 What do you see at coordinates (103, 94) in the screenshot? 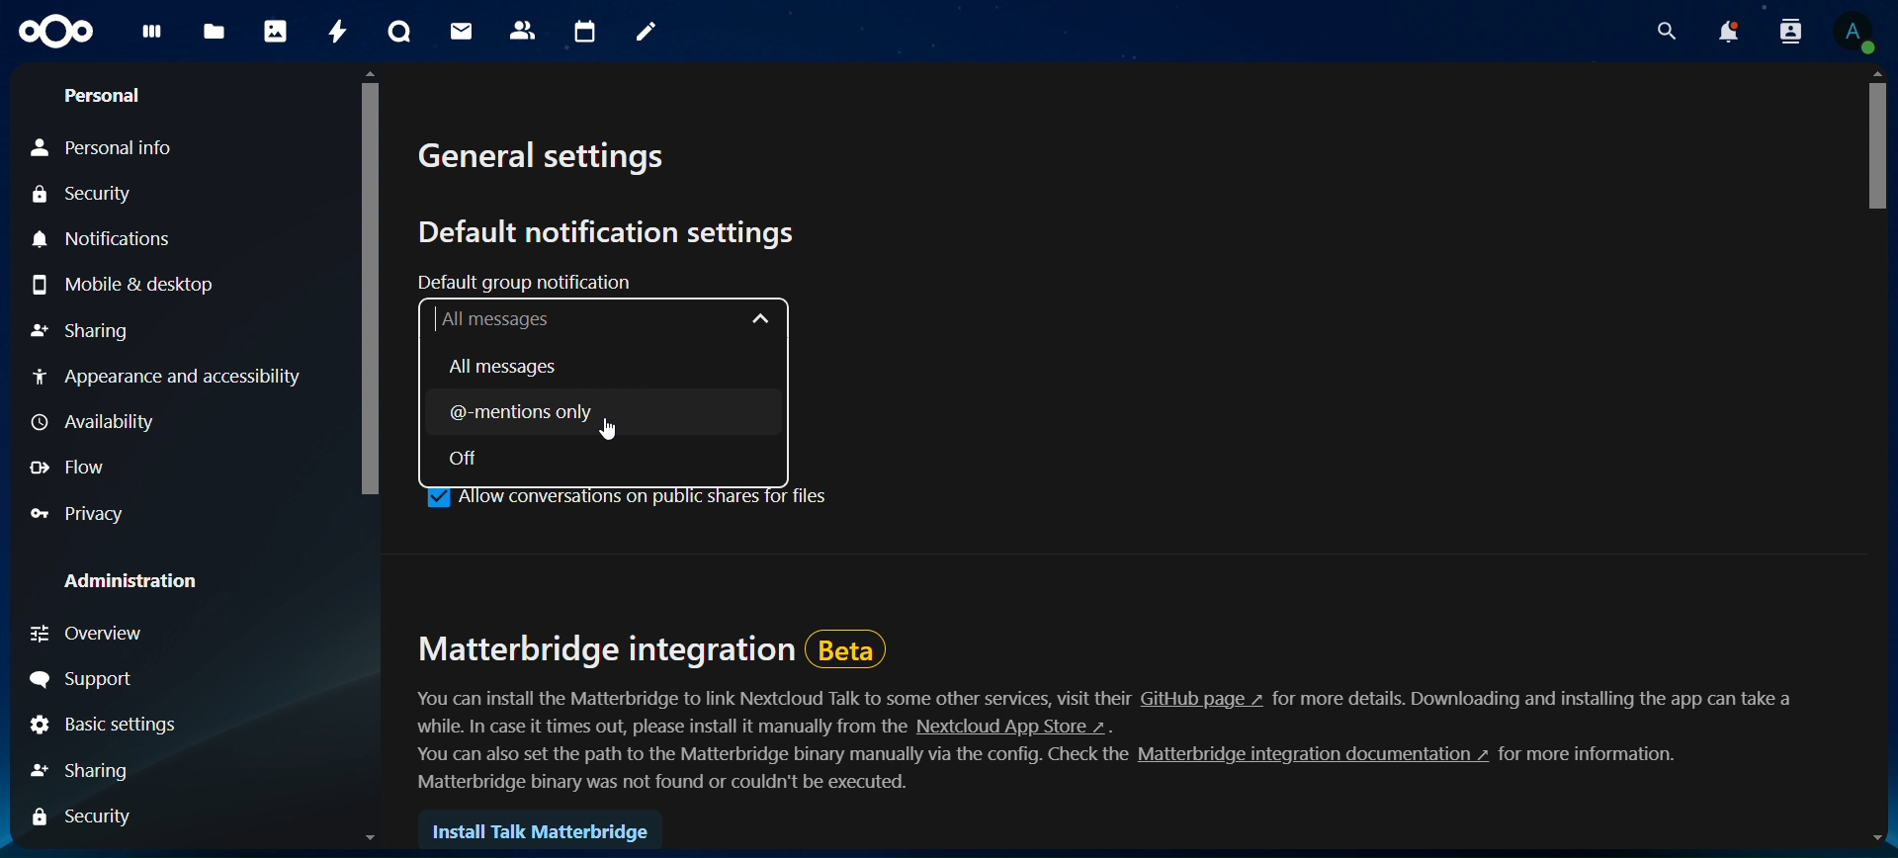
I see `personal ` at bounding box center [103, 94].